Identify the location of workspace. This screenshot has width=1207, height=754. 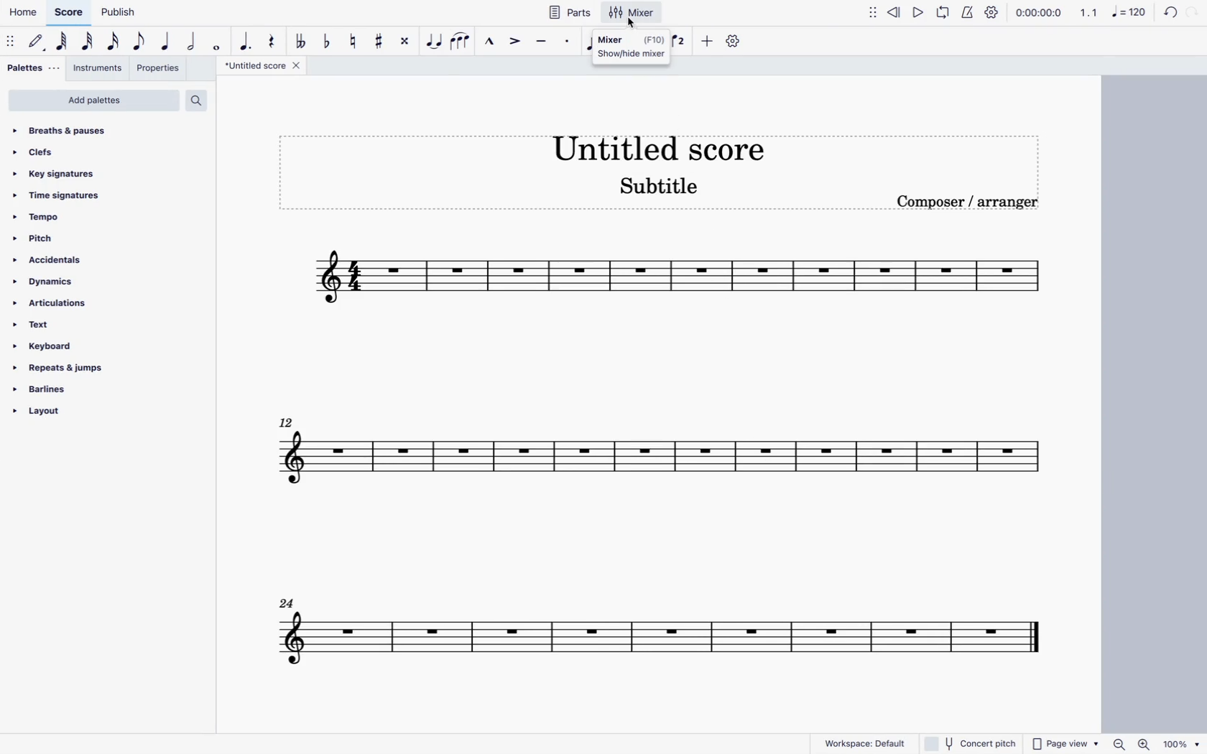
(860, 743).